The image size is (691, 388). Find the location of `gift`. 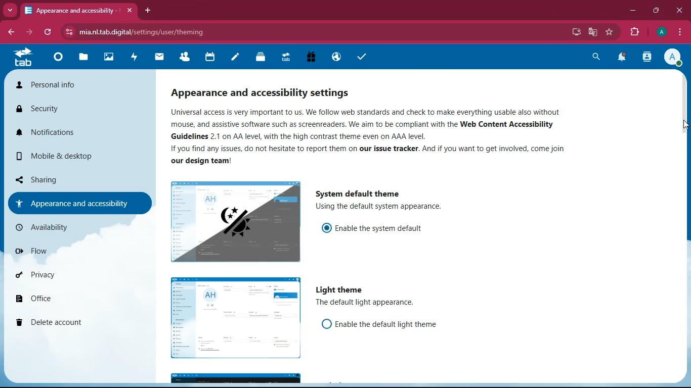

gift is located at coordinates (311, 57).